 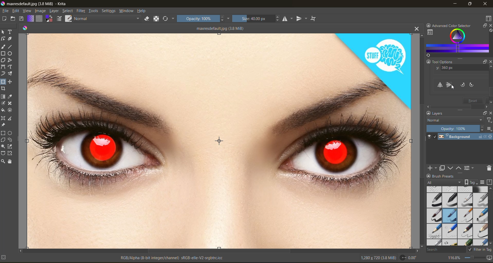 I want to click on delete mask, so click(x=489, y=168).